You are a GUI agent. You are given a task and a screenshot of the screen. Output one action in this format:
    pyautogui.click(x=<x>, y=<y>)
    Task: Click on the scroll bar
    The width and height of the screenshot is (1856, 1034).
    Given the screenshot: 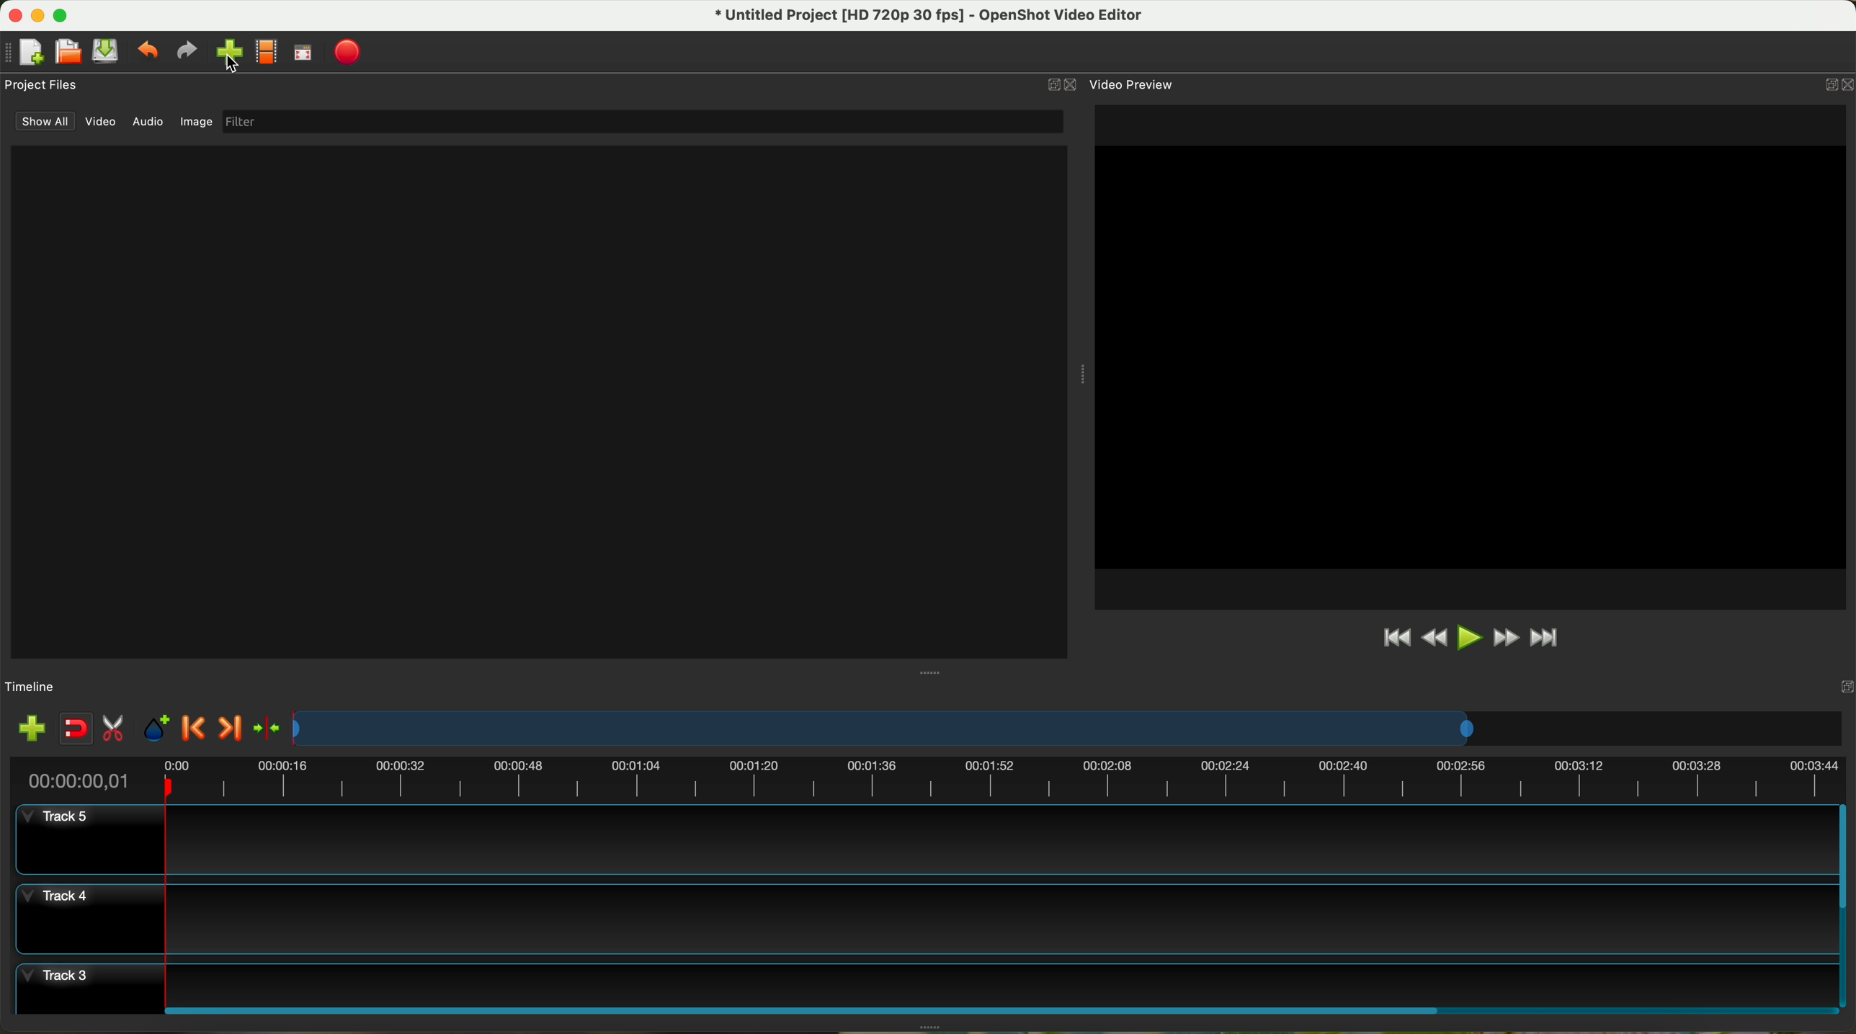 What is the action you would take?
    pyautogui.click(x=1844, y=906)
    